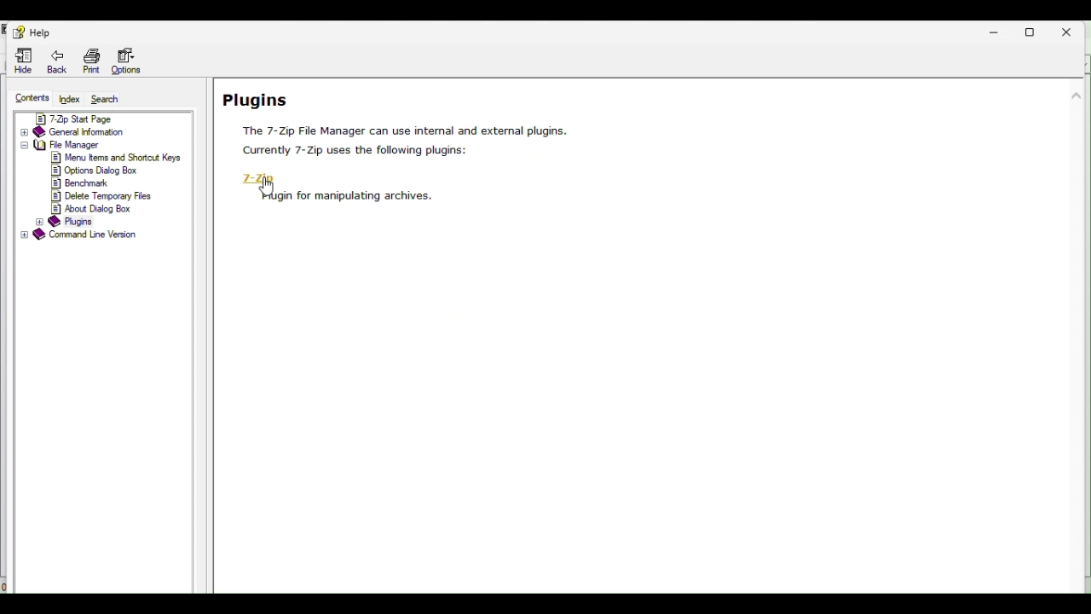  I want to click on Search, so click(111, 99).